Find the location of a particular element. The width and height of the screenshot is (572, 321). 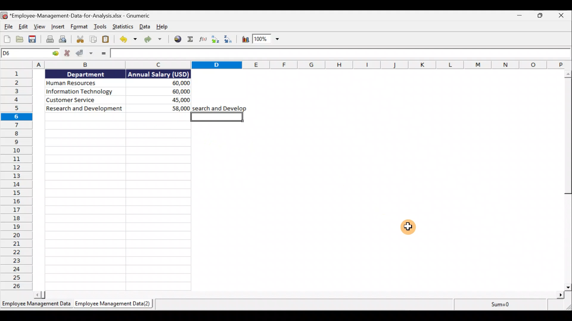

Copy selection is located at coordinates (92, 39).